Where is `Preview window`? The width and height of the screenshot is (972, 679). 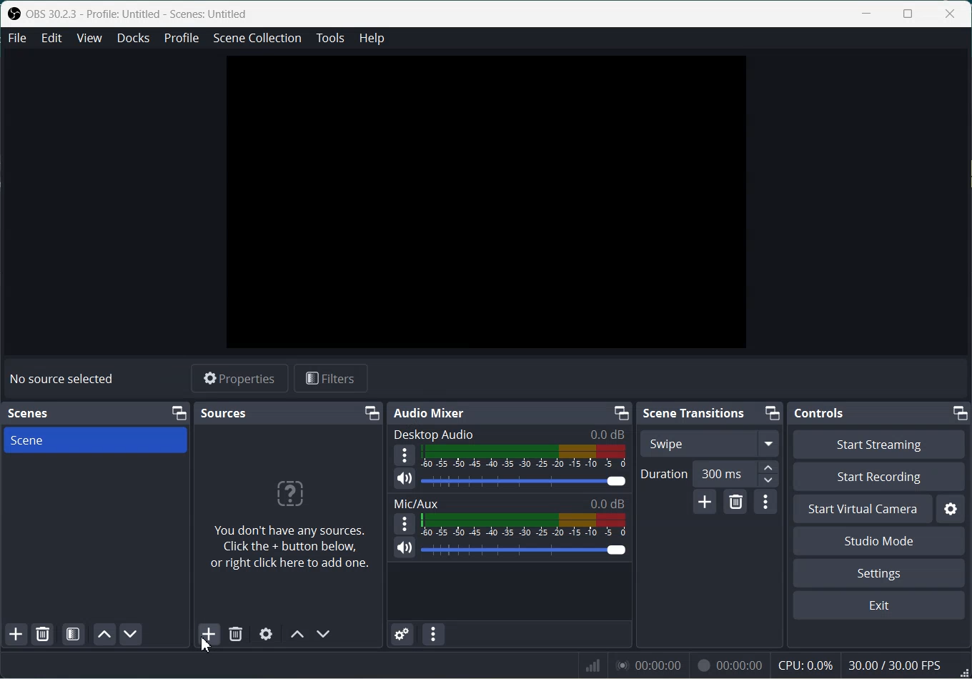 Preview window is located at coordinates (486, 201).